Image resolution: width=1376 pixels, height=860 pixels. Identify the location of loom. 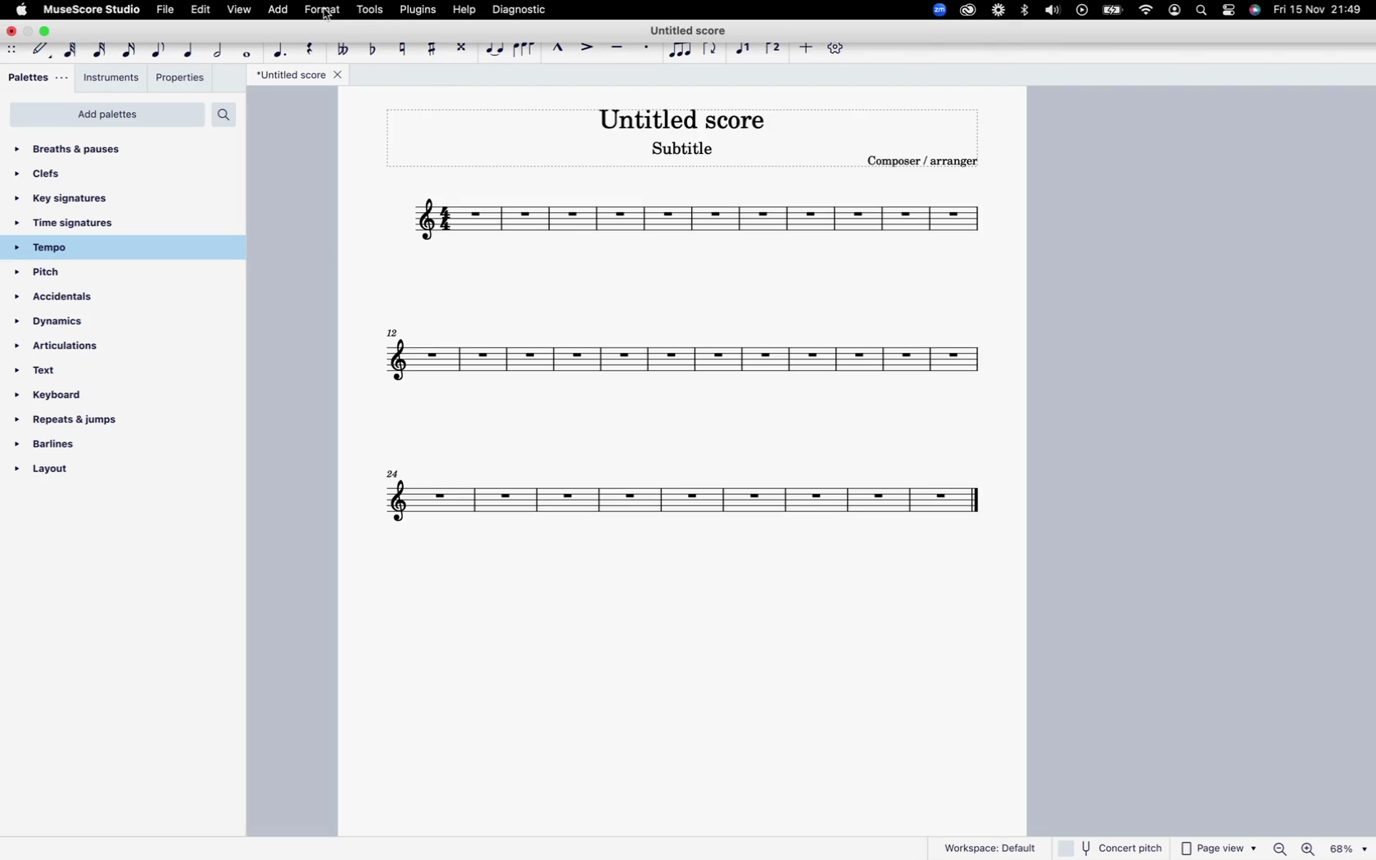
(998, 10).